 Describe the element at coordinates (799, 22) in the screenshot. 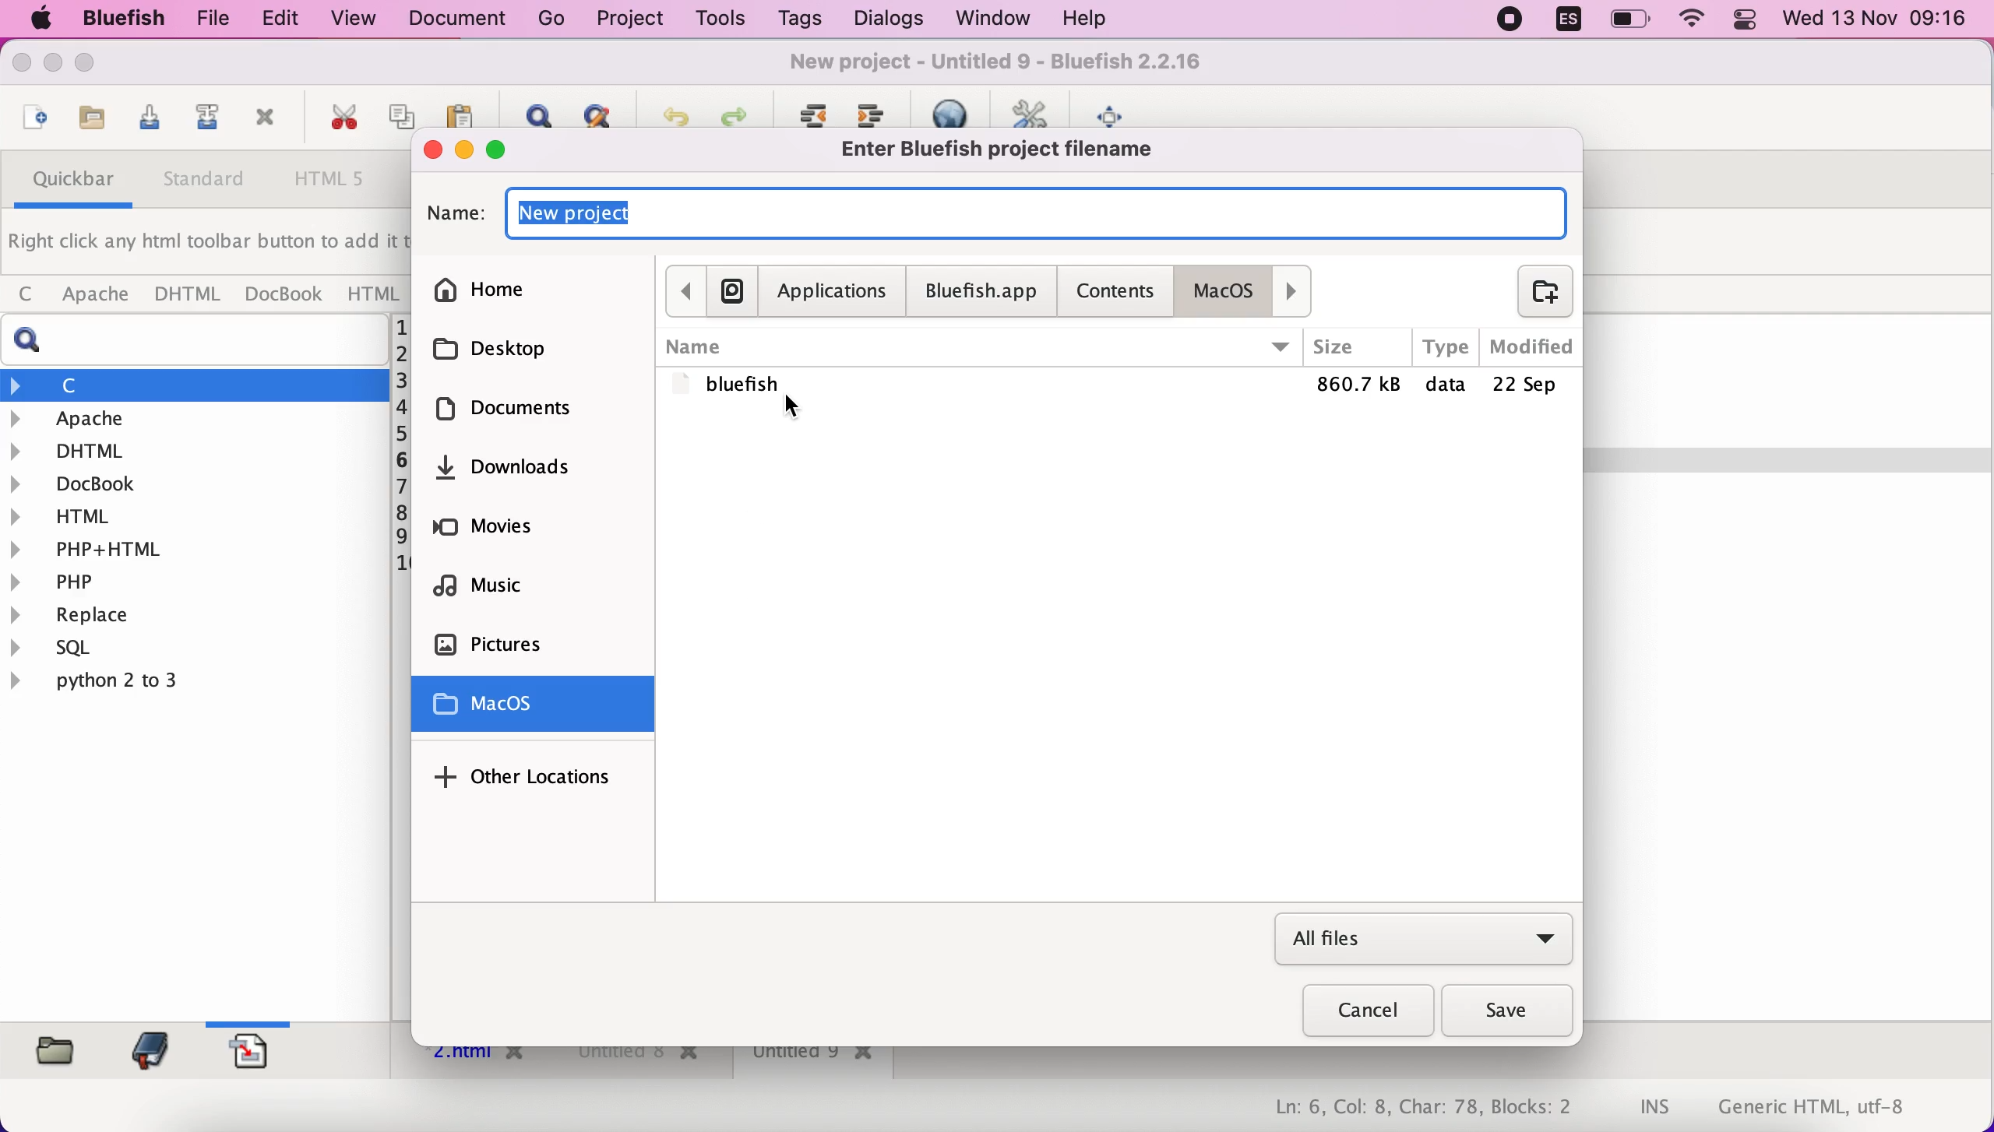

I see `tags` at that location.